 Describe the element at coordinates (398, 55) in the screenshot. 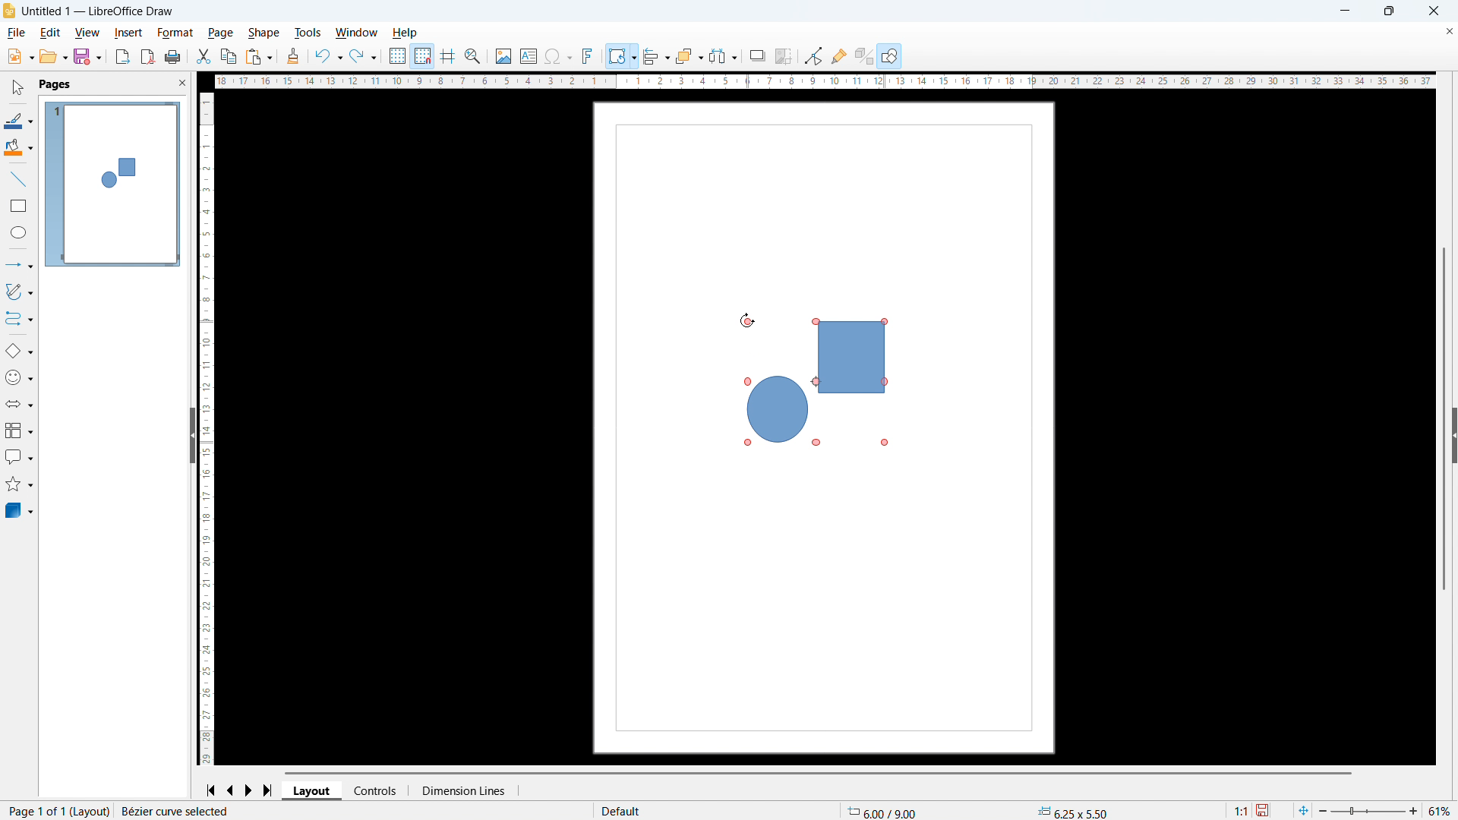

I see `Show grid` at that location.